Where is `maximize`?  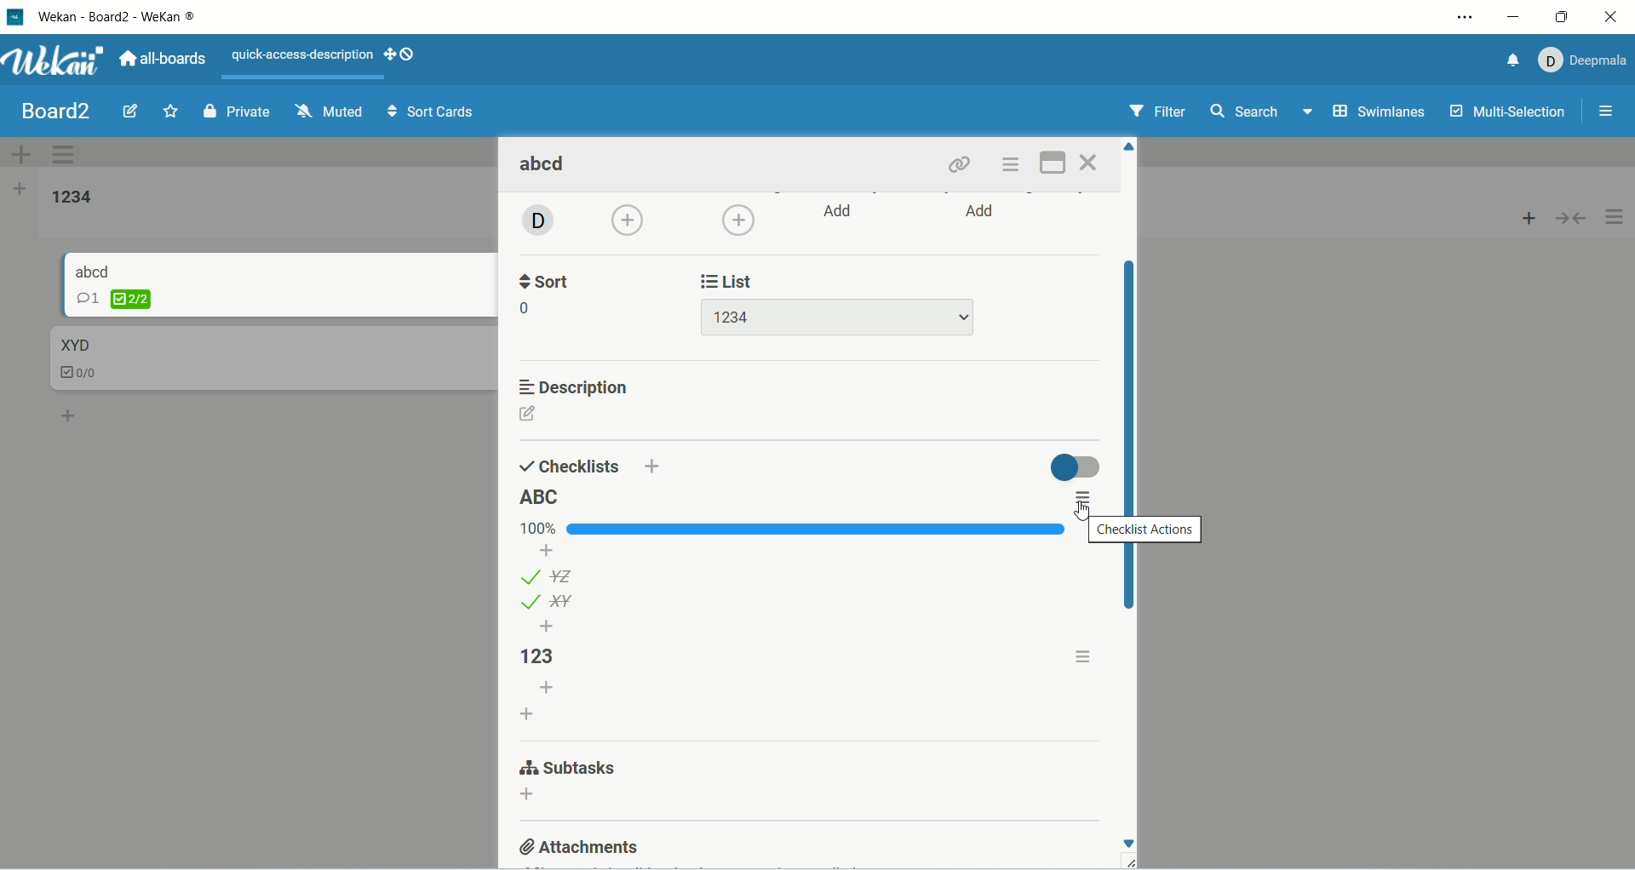
maximize is located at coordinates (1559, 17).